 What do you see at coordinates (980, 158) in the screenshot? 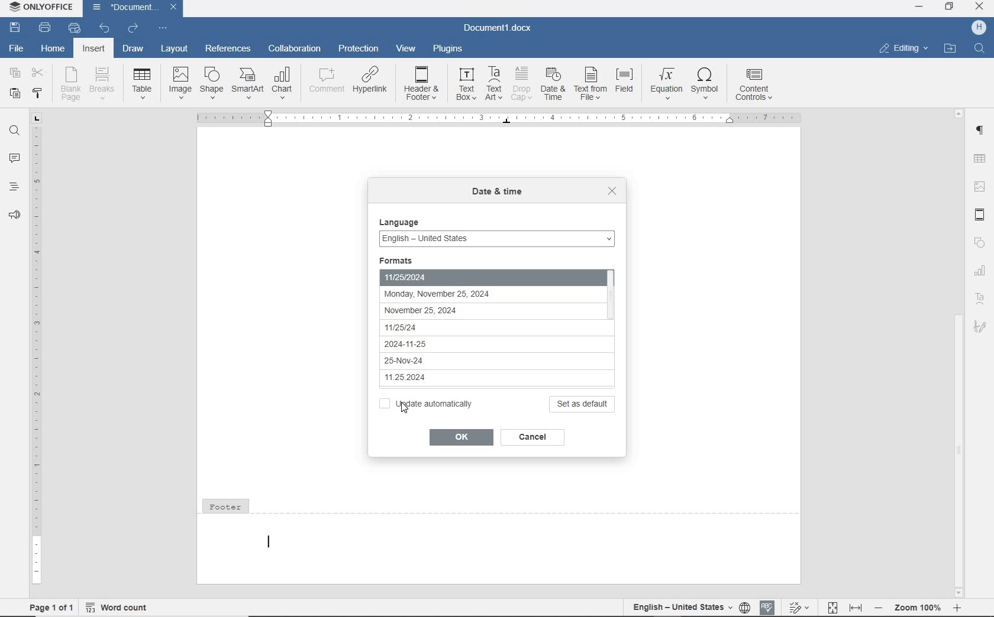
I see `table` at bounding box center [980, 158].